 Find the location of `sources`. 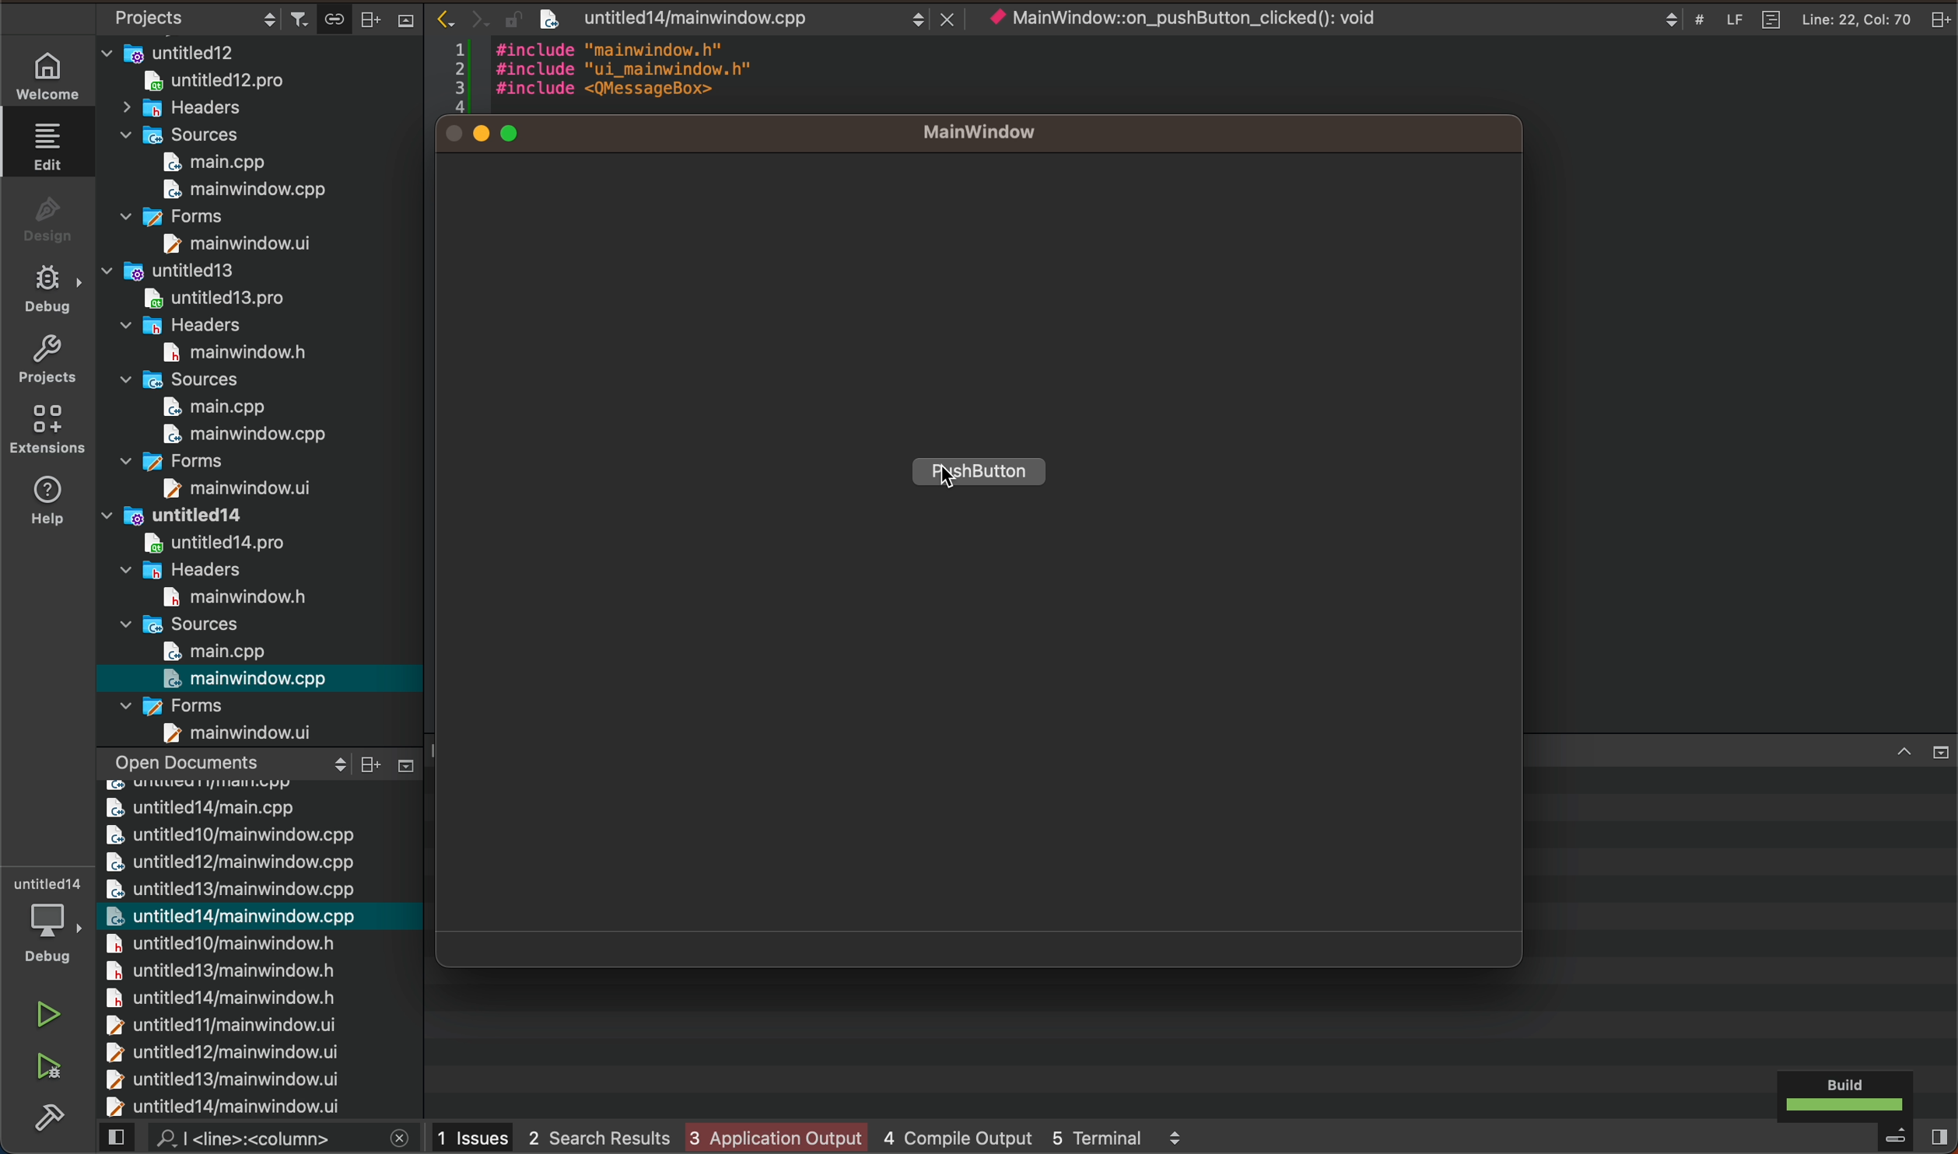

sources is located at coordinates (183, 135).